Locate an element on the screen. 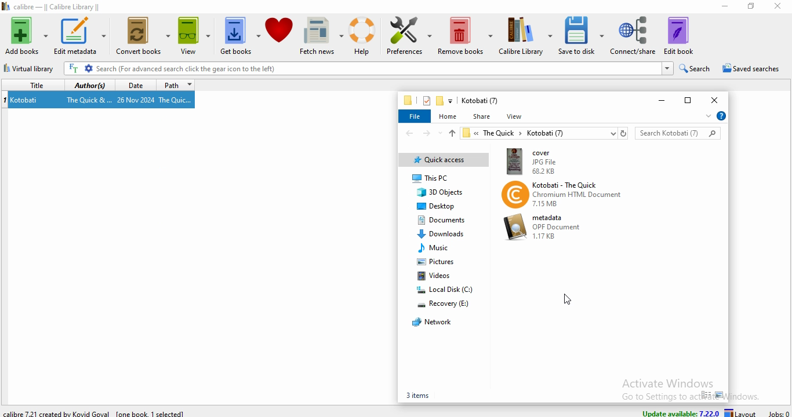  recovery (E:) is located at coordinates (444, 304).